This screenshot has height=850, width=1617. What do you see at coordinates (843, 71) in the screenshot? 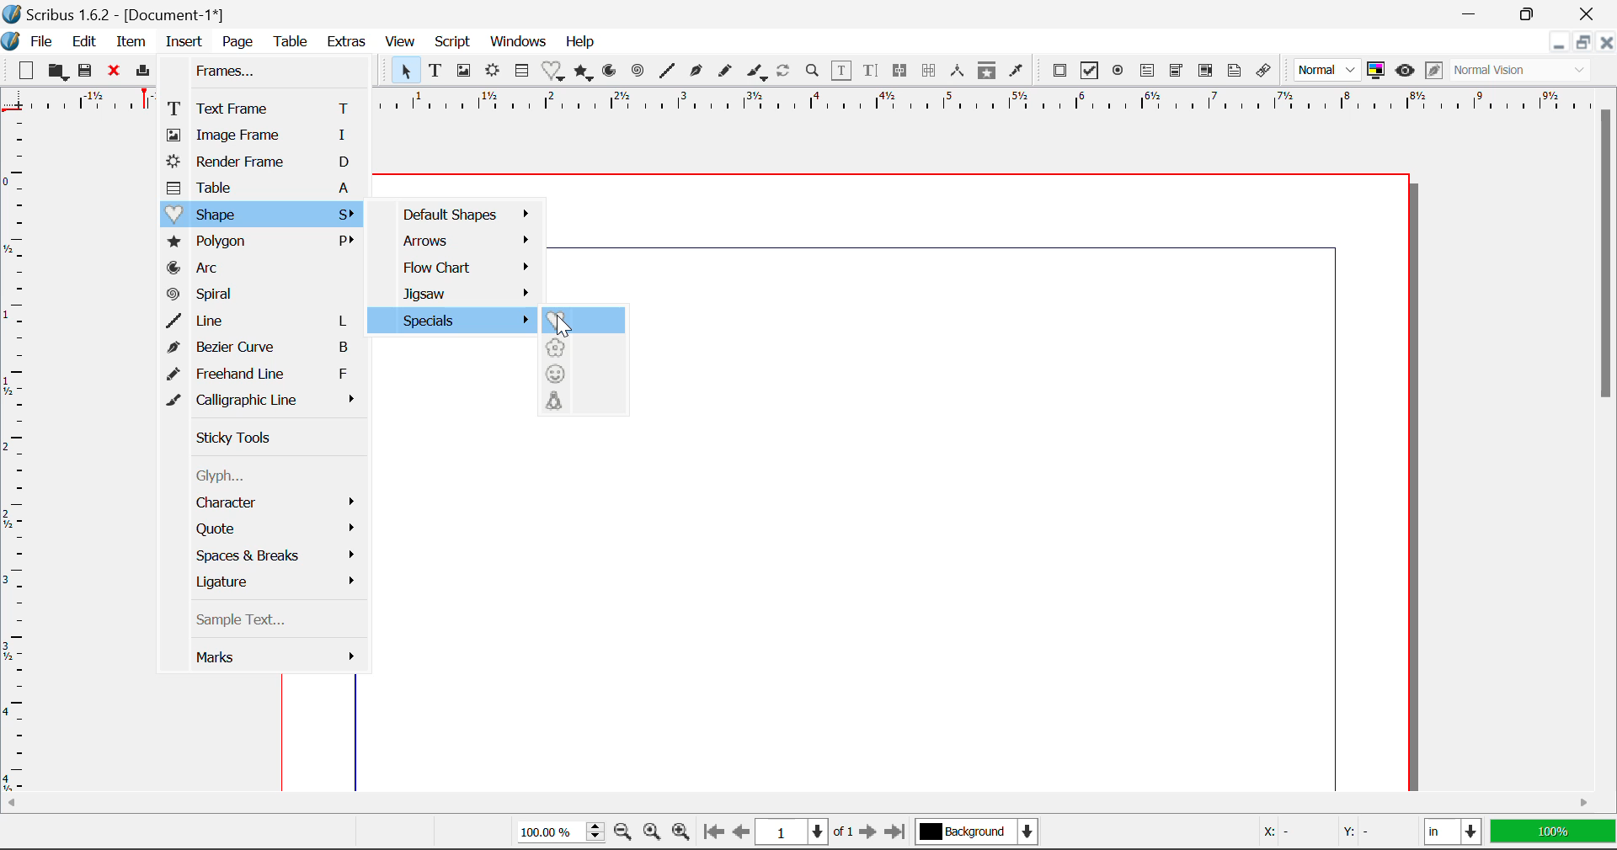
I see `Edit Contents in Frame` at bounding box center [843, 71].